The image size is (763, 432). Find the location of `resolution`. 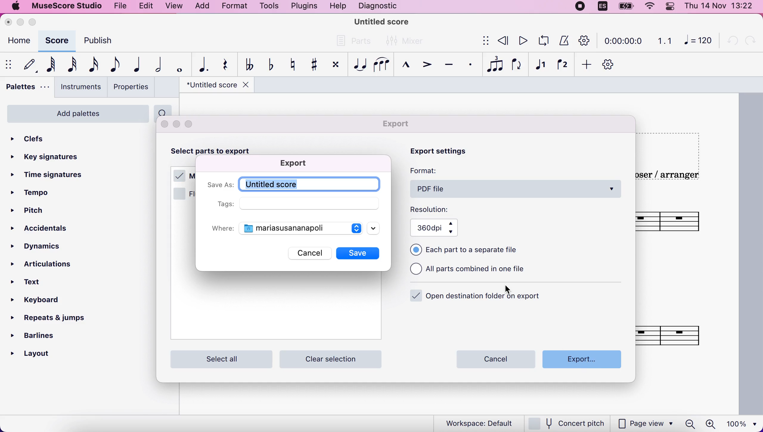

resolution is located at coordinates (434, 209).